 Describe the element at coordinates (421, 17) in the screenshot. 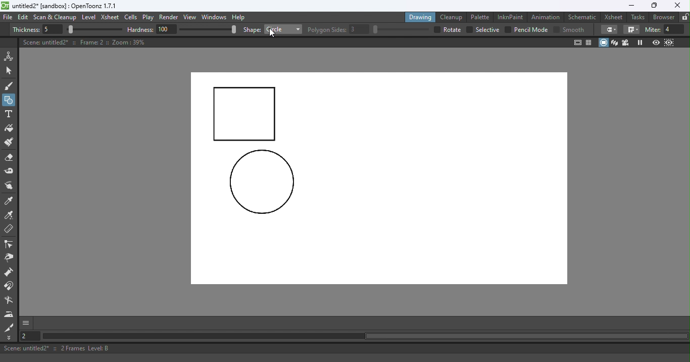

I see `Drawing` at that location.